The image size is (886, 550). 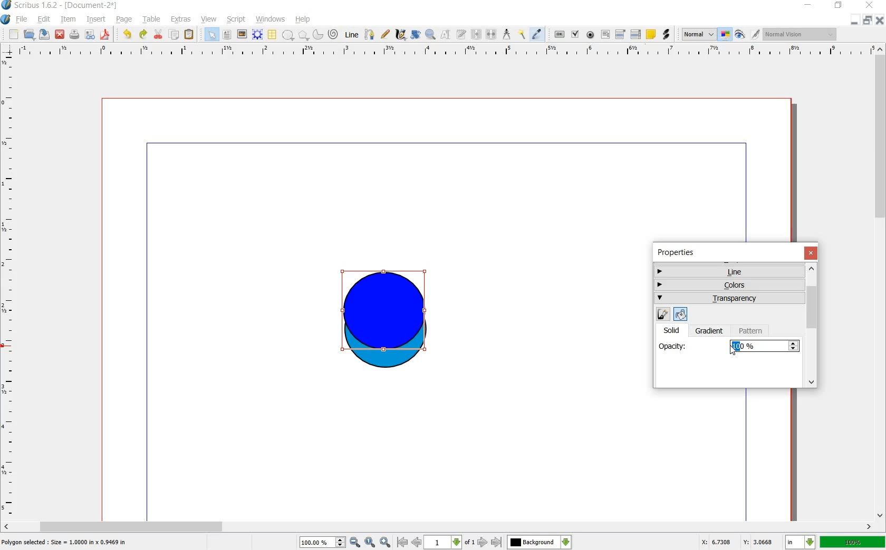 I want to click on restore, so click(x=868, y=21).